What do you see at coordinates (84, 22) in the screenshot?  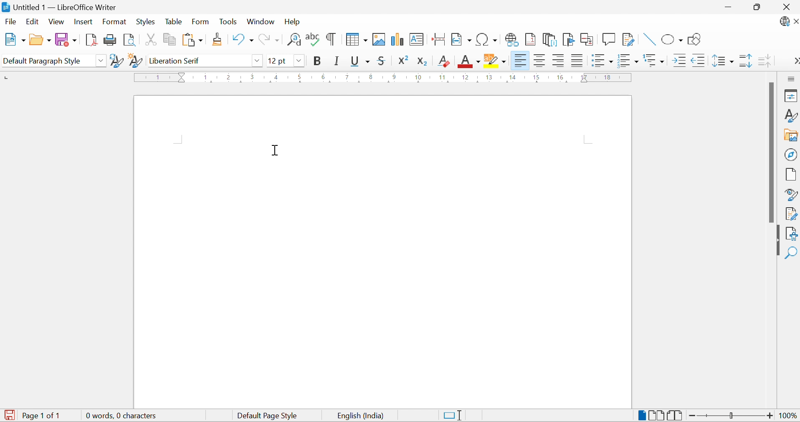 I see `Insert` at bounding box center [84, 22].